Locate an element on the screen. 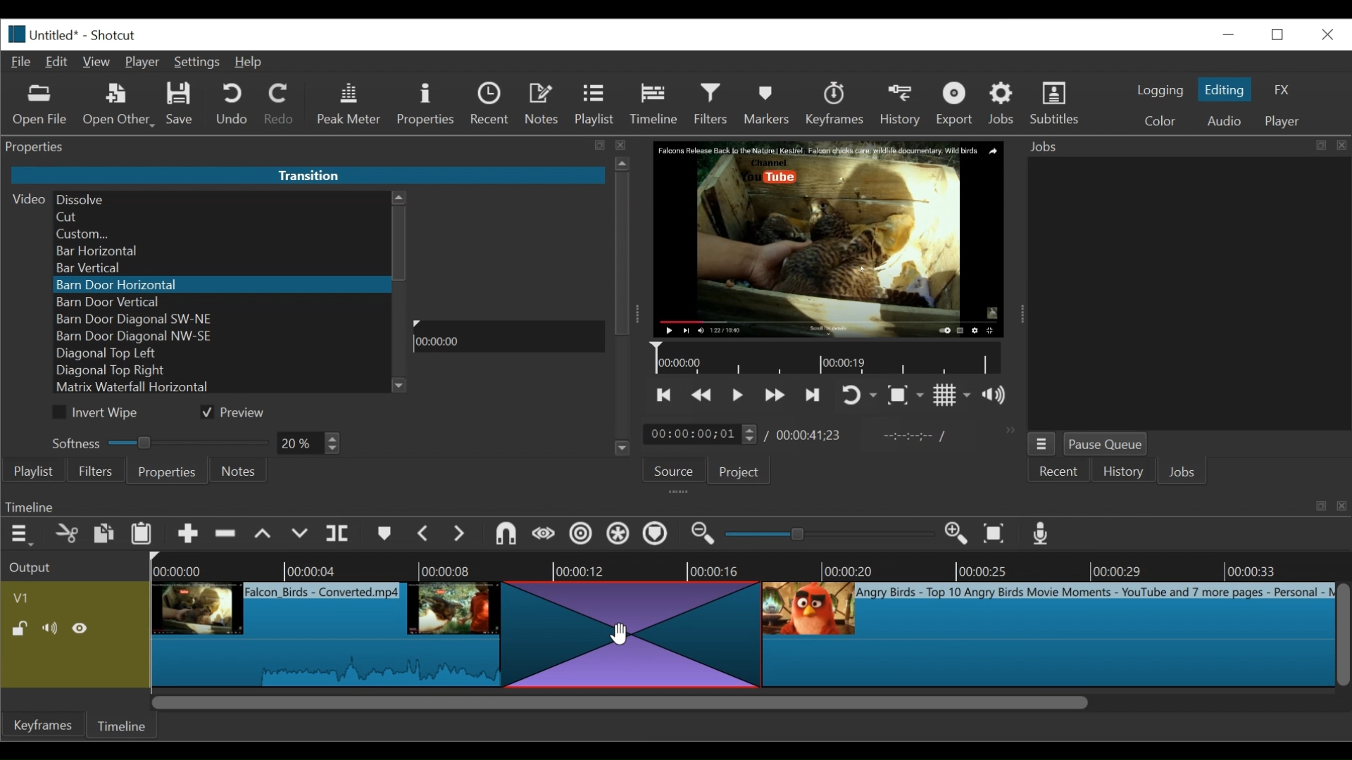 This screenshot has height=760, width=1352. In Point is located at coordinates (918, 439).